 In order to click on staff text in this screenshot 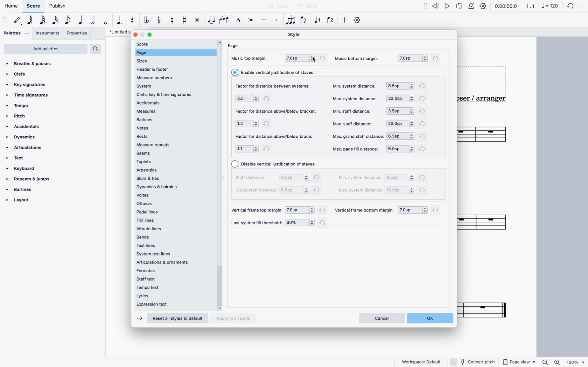, I will do `click(170, 278)`.